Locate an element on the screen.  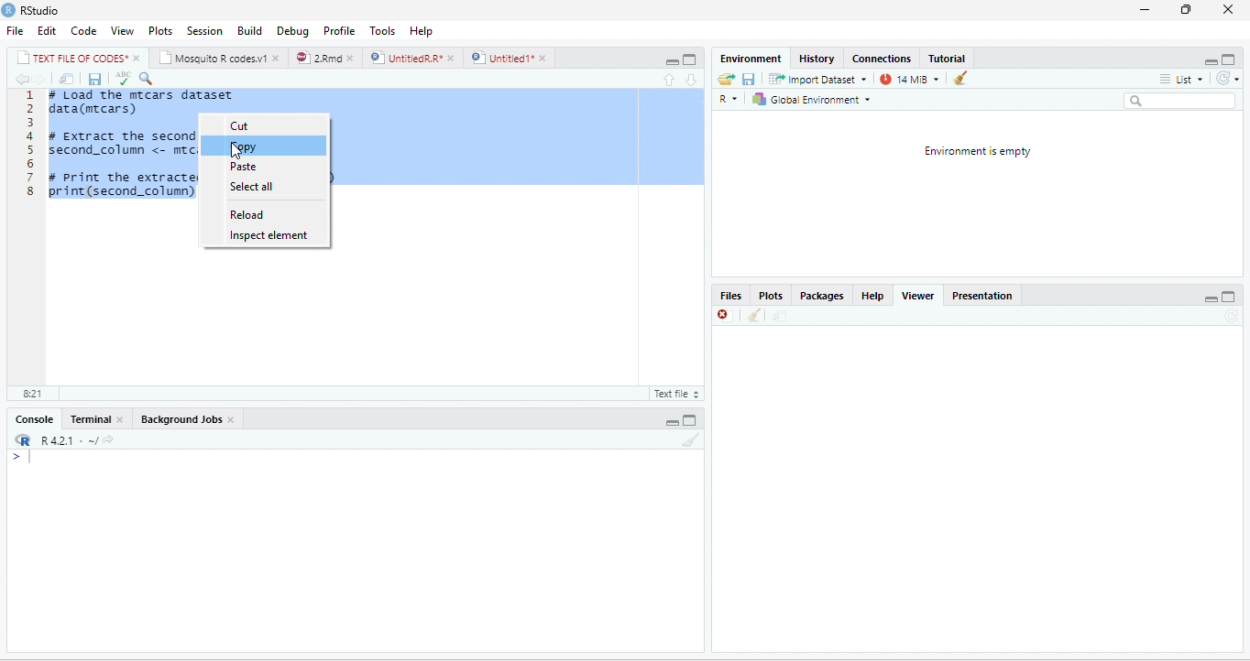
help is located at coordinates (872, 297).